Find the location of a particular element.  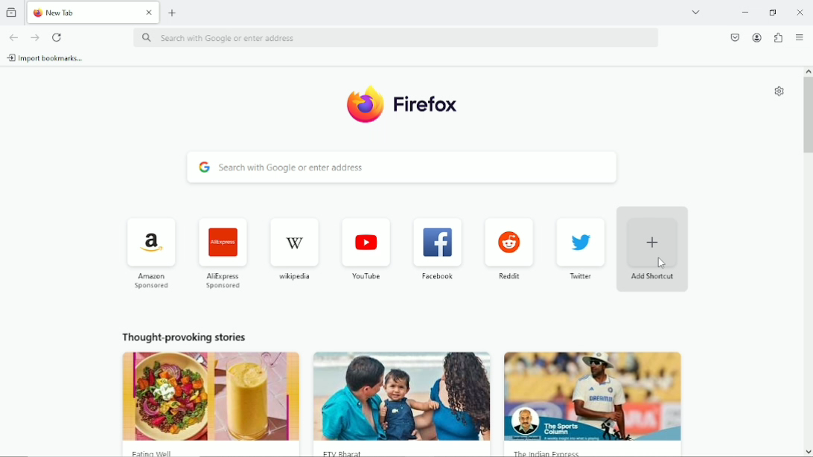

facebook is located at coordinates (438, 248).